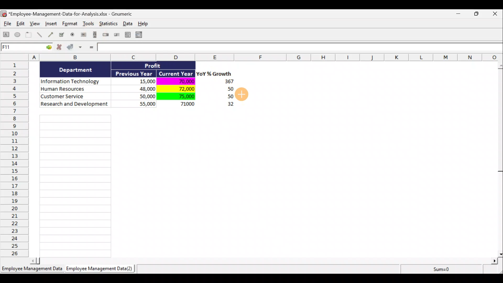 This screenshot has height=283, width=503. Describe the element at coordinates (36, 24) in the screenshot. I see `View` at that location.